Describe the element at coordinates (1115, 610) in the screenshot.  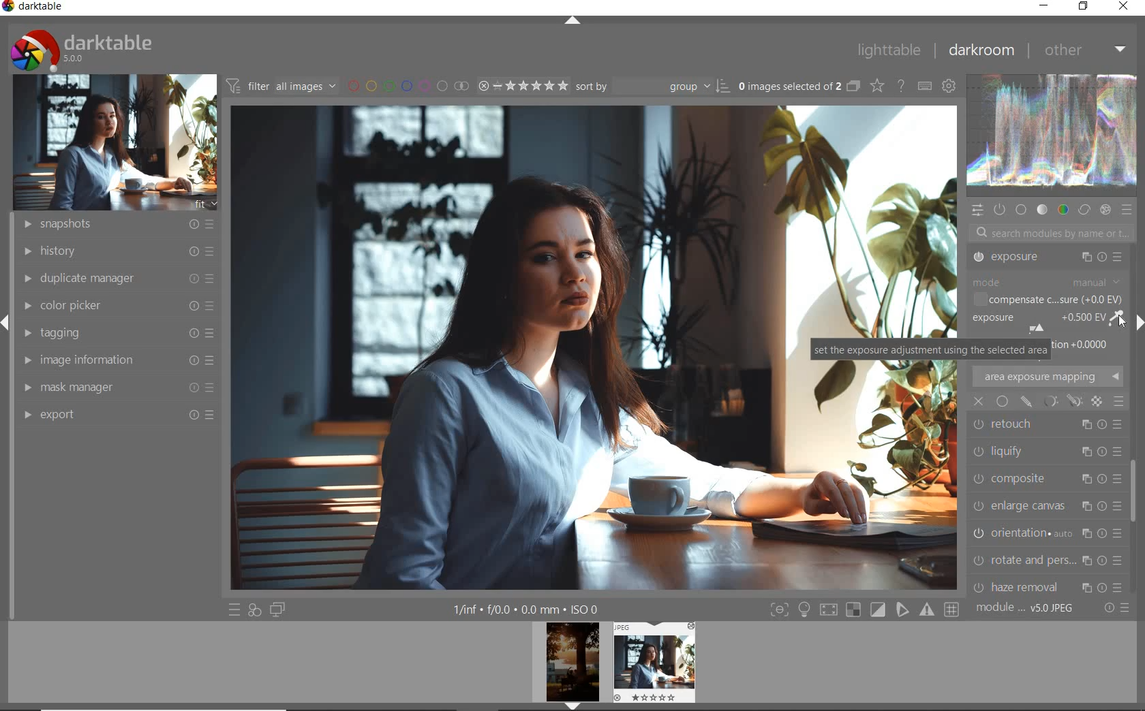
I see `RESET OR PRESET & PREFERANCE` at that location.